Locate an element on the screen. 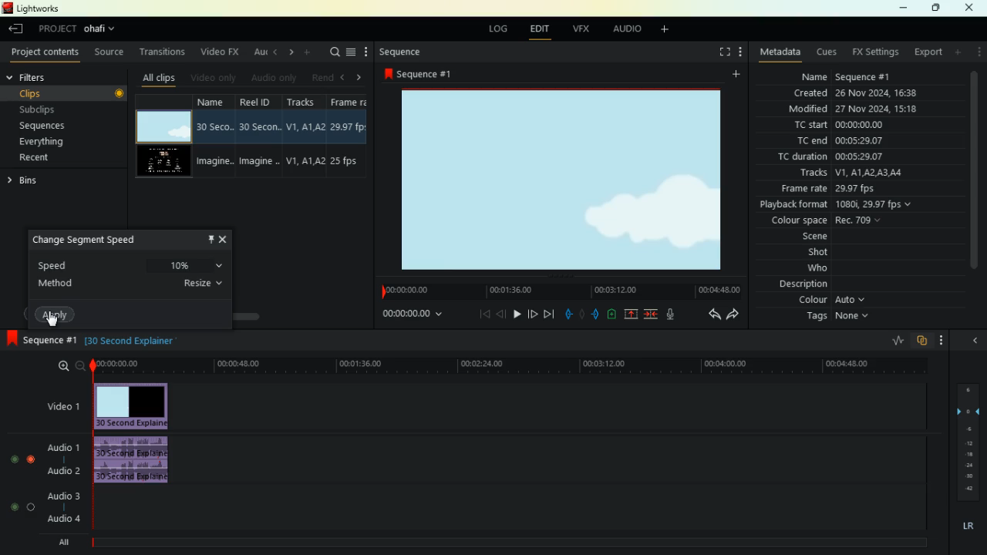 This screenshot has height=555, width=987. left is located at coordinates (344, 77).